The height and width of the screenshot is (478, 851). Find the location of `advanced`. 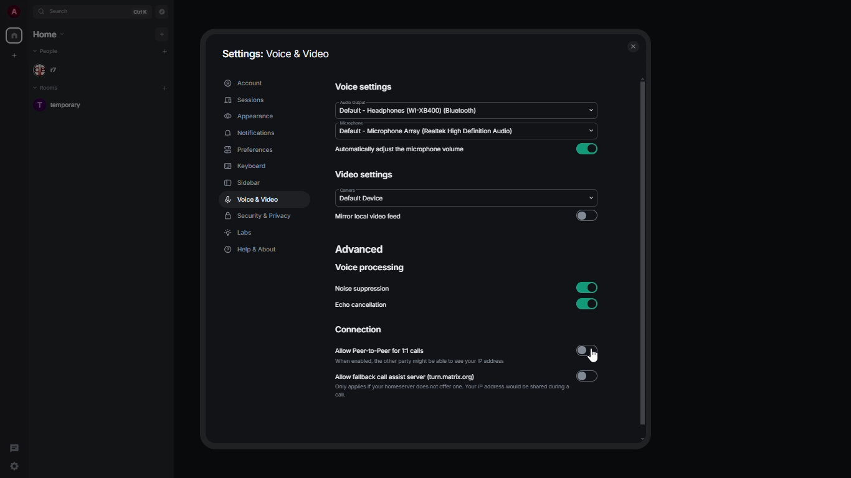

advanced is located at coordinates (362, 249).